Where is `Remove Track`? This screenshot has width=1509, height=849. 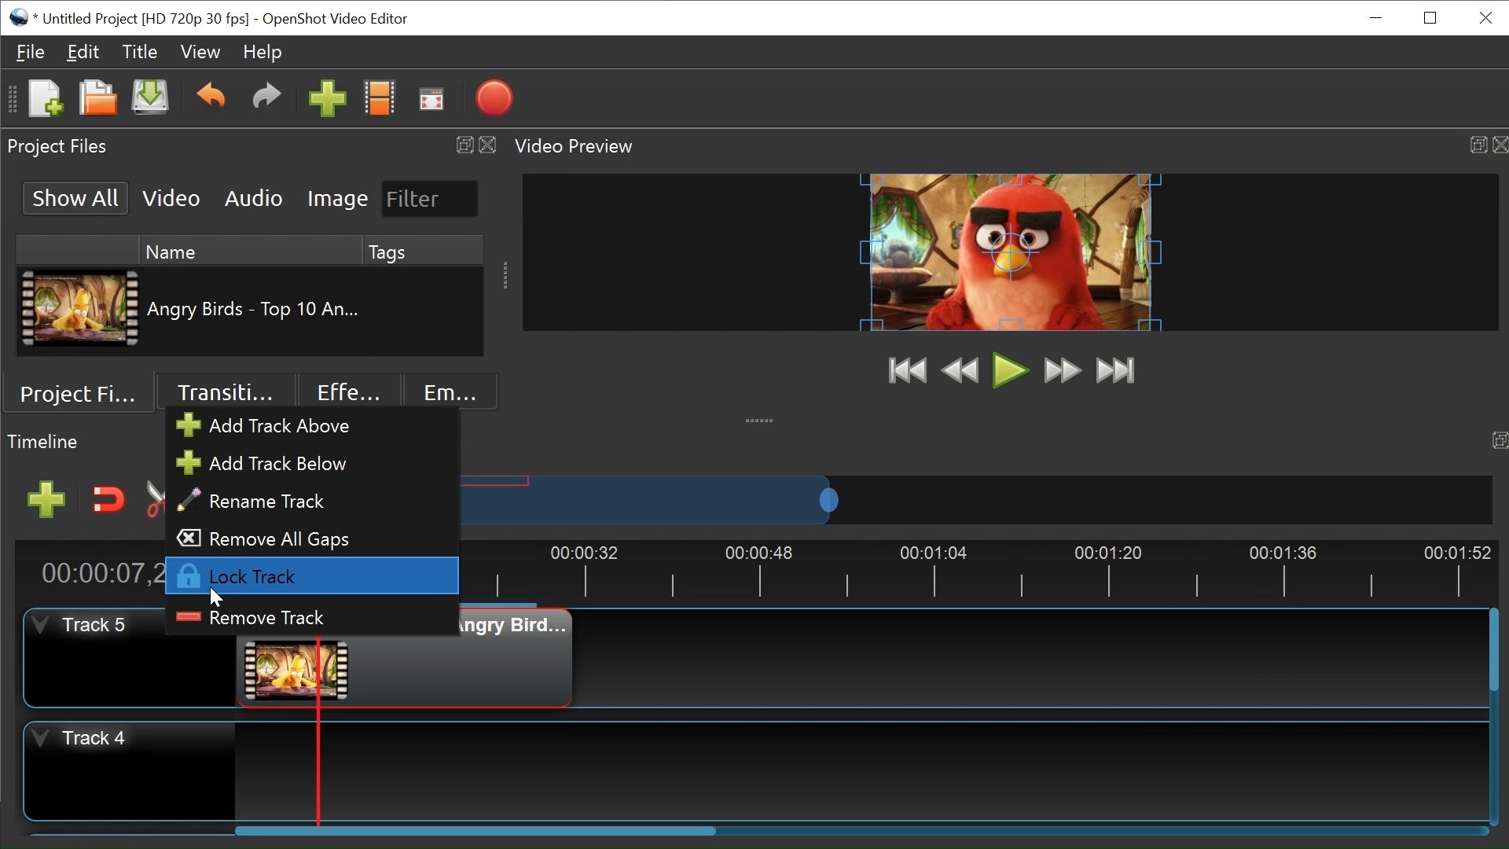
Remove Track is located at coordinates (254, 619).